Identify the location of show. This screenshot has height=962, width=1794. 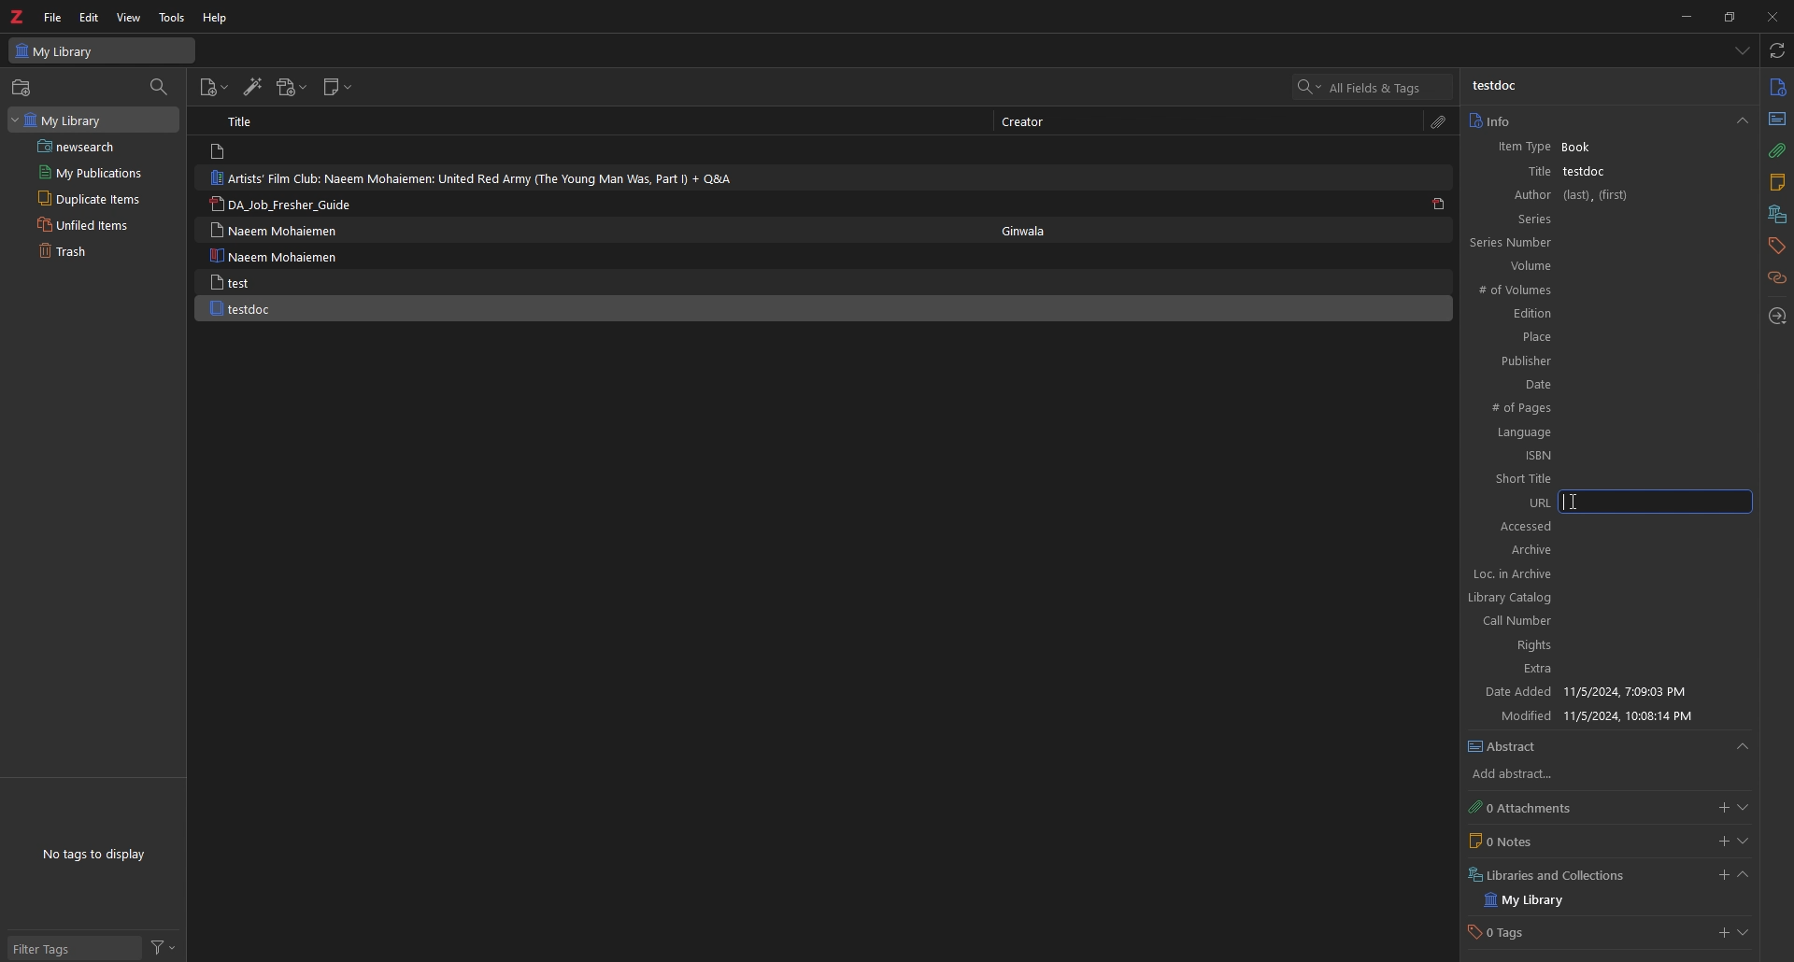
(1744, 932).